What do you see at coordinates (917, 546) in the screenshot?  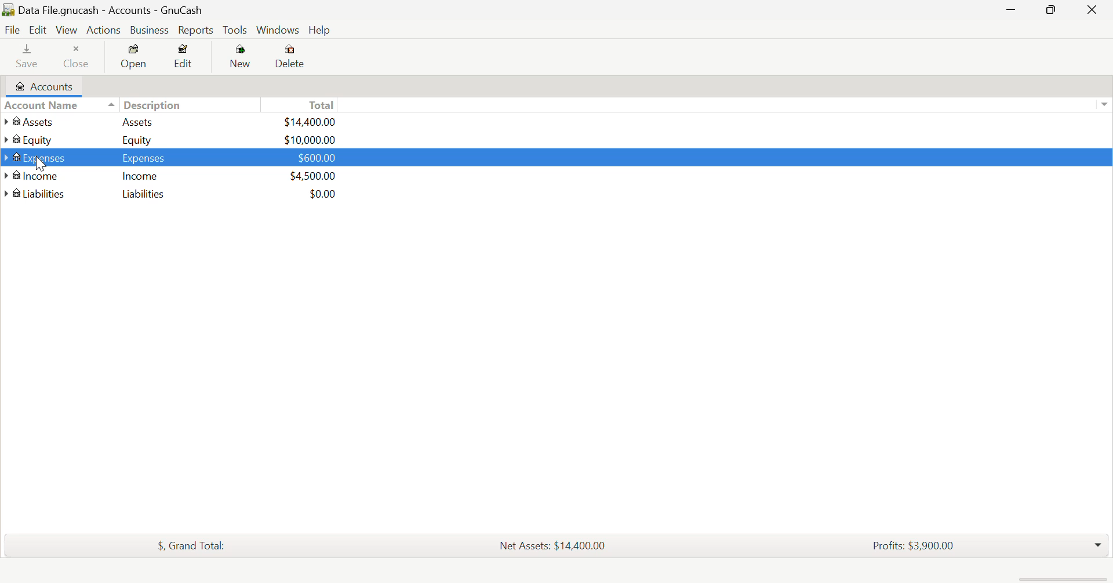 I see `Profits` at bounding box center [917, 546].